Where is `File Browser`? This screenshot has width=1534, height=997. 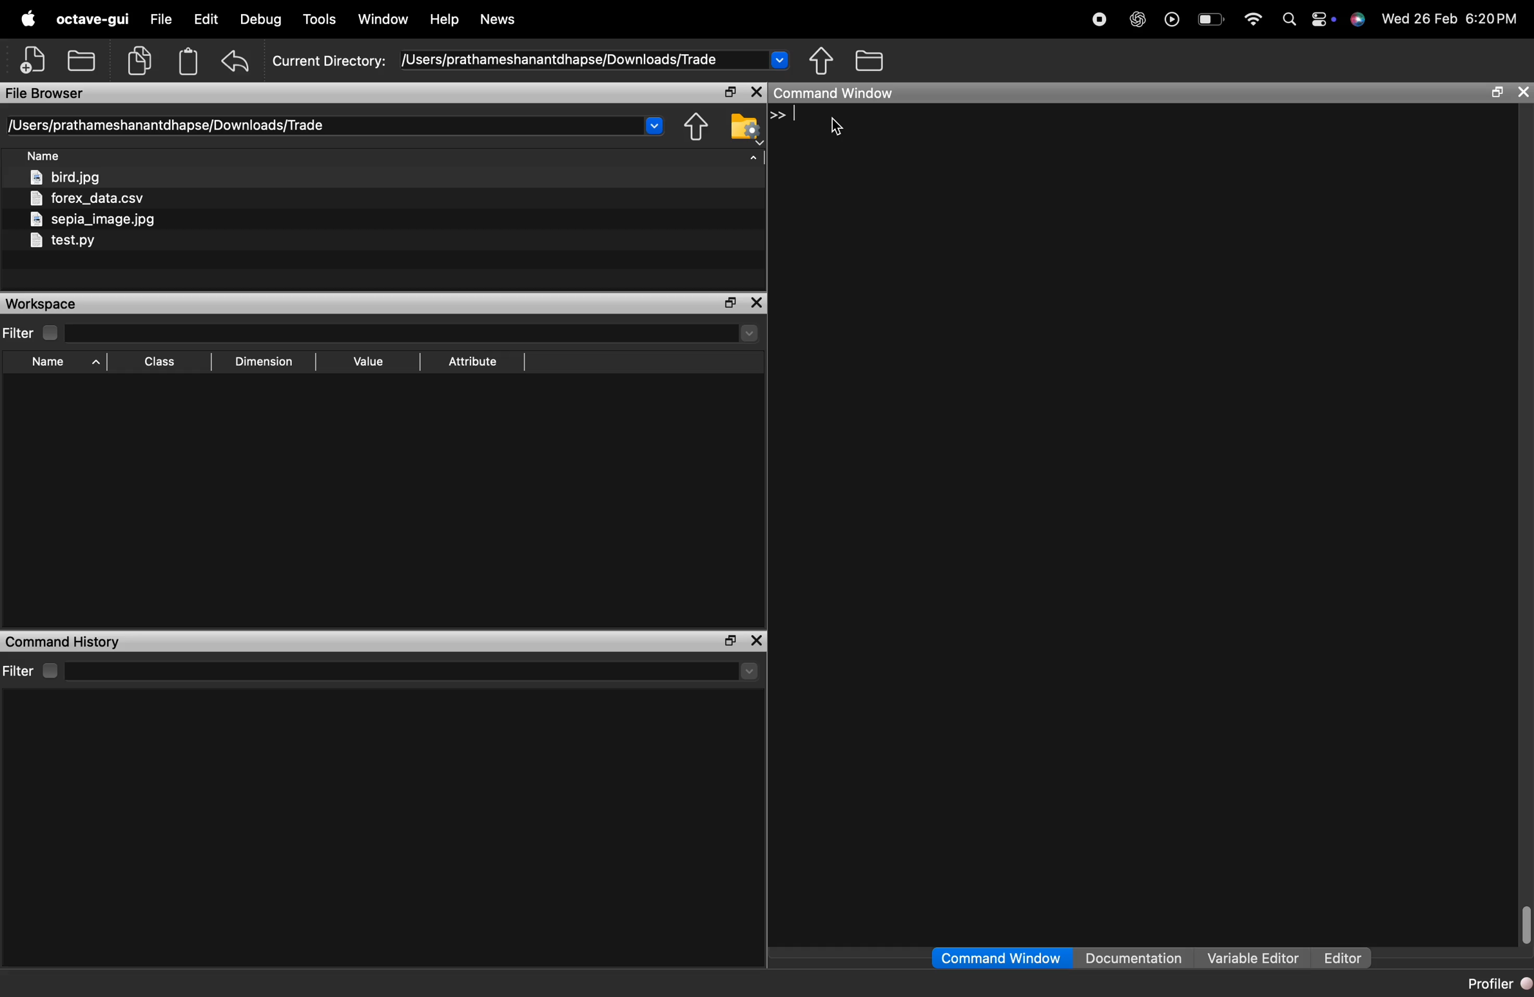 File Browser is located at coordinates (46, 93).